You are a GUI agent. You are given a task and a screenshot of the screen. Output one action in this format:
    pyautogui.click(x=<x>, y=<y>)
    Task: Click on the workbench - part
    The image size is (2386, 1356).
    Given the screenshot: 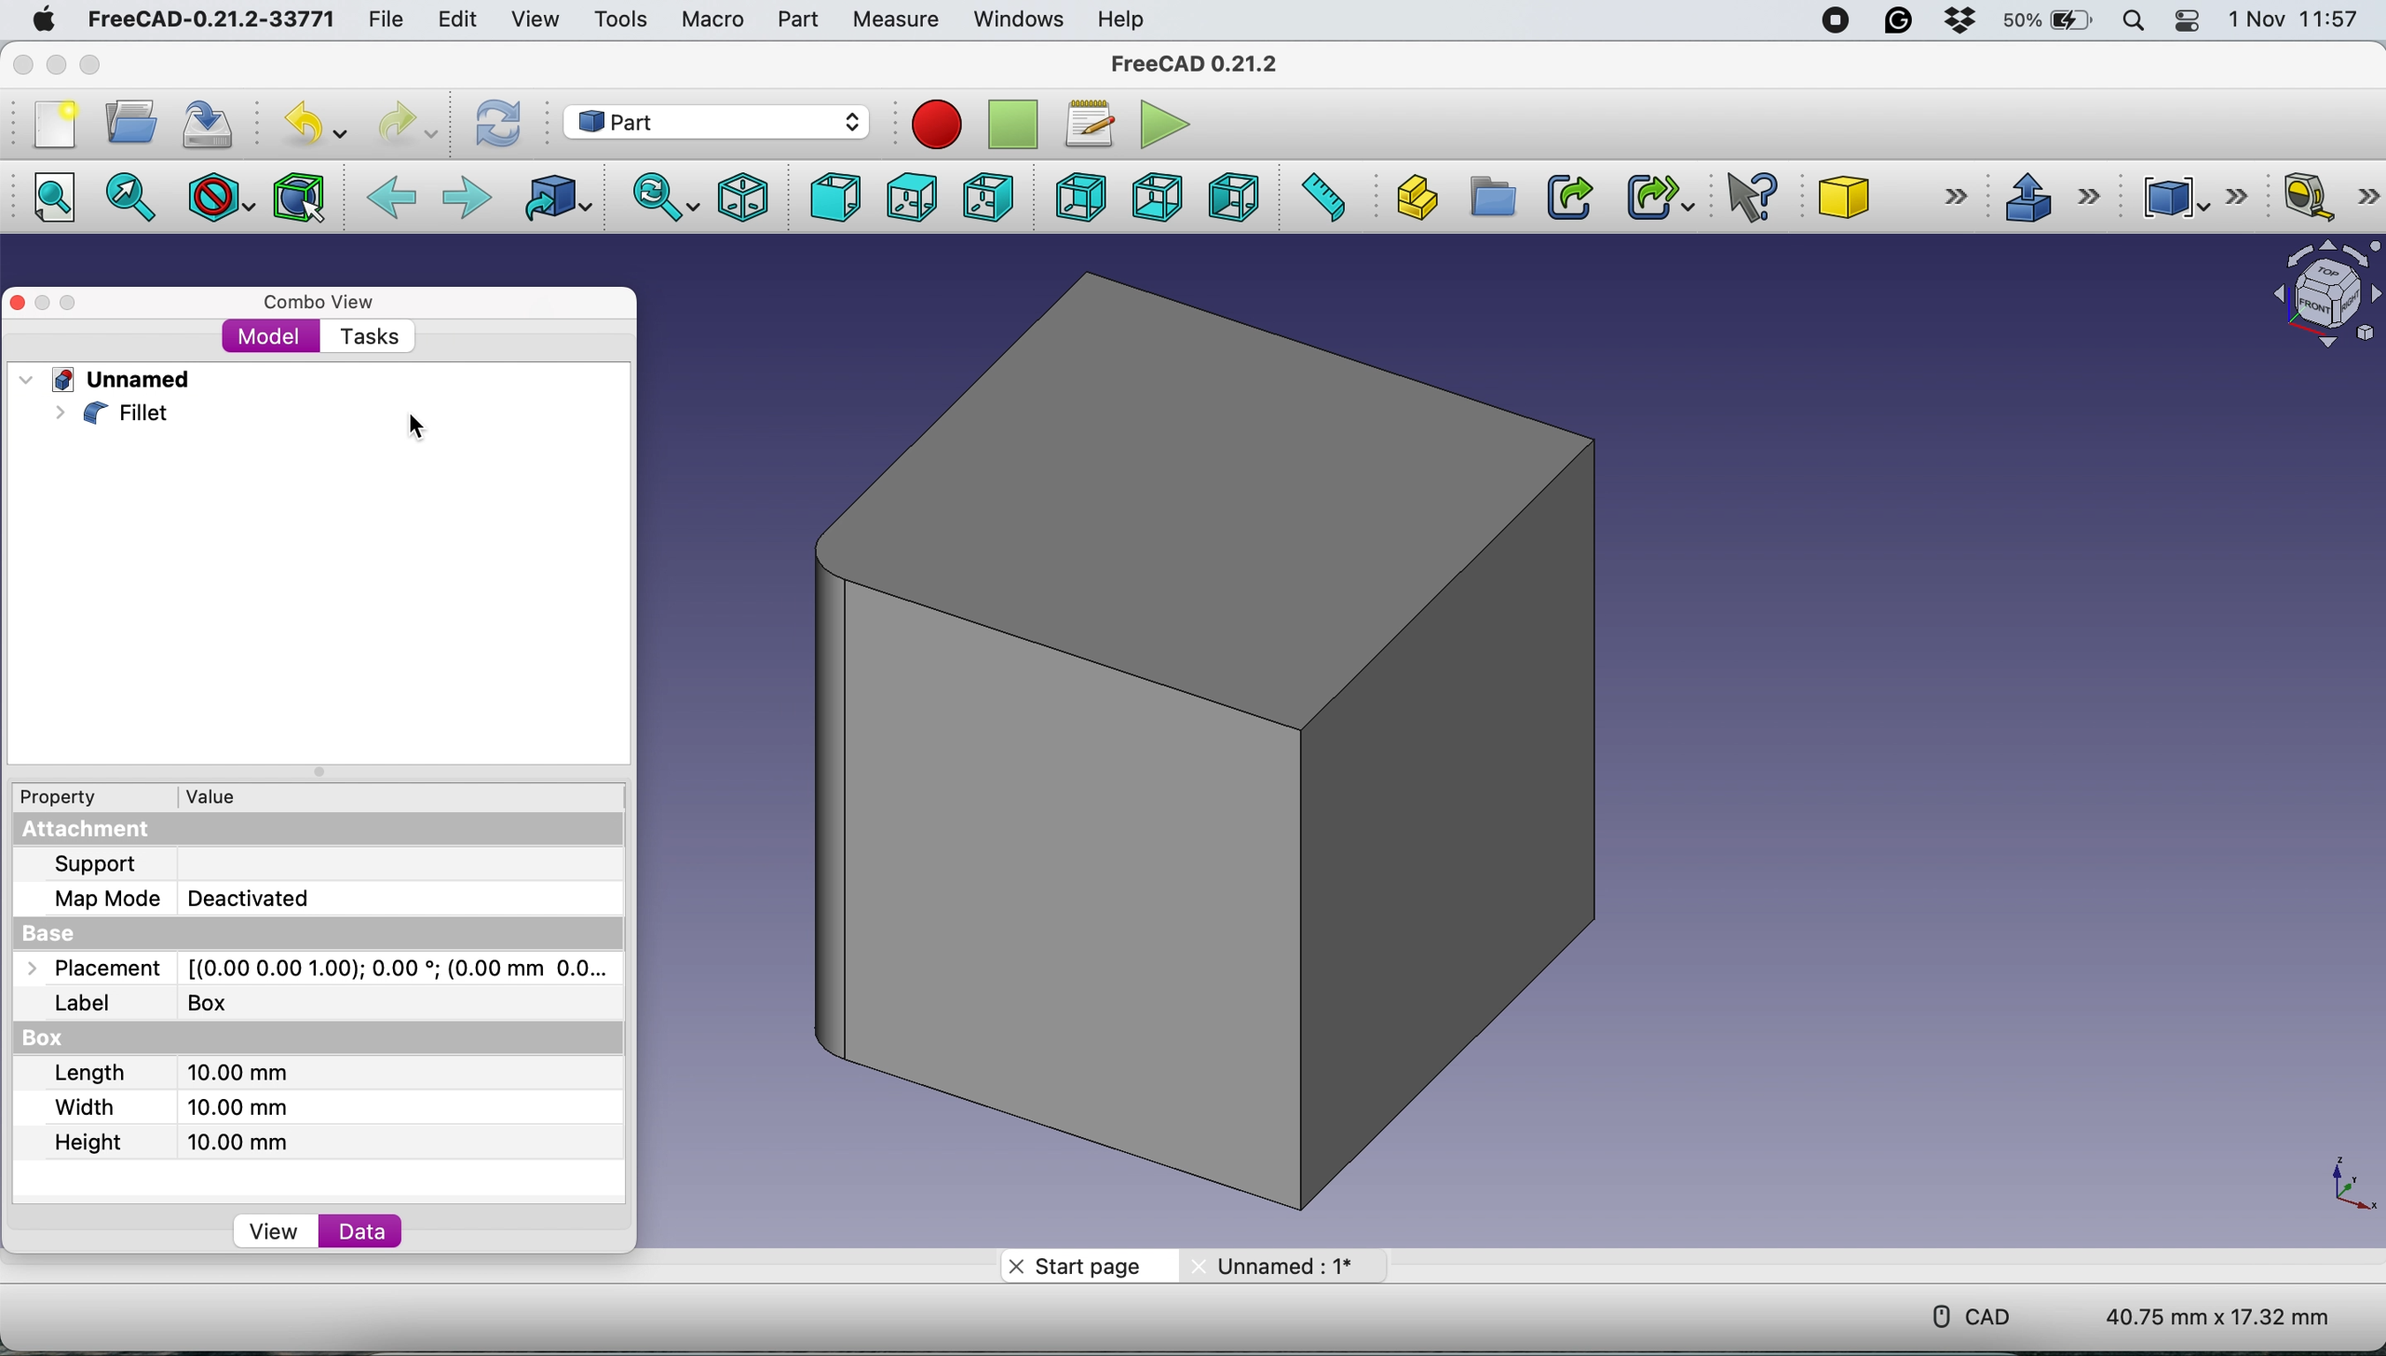 What is the action you would take?
    pyautogui.click(x=715, y=122)
    